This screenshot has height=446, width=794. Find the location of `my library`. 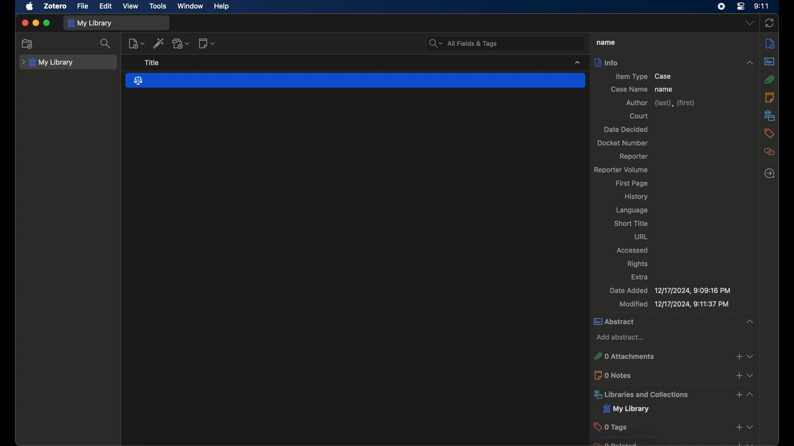

my library is located at coordinates (49, 62).